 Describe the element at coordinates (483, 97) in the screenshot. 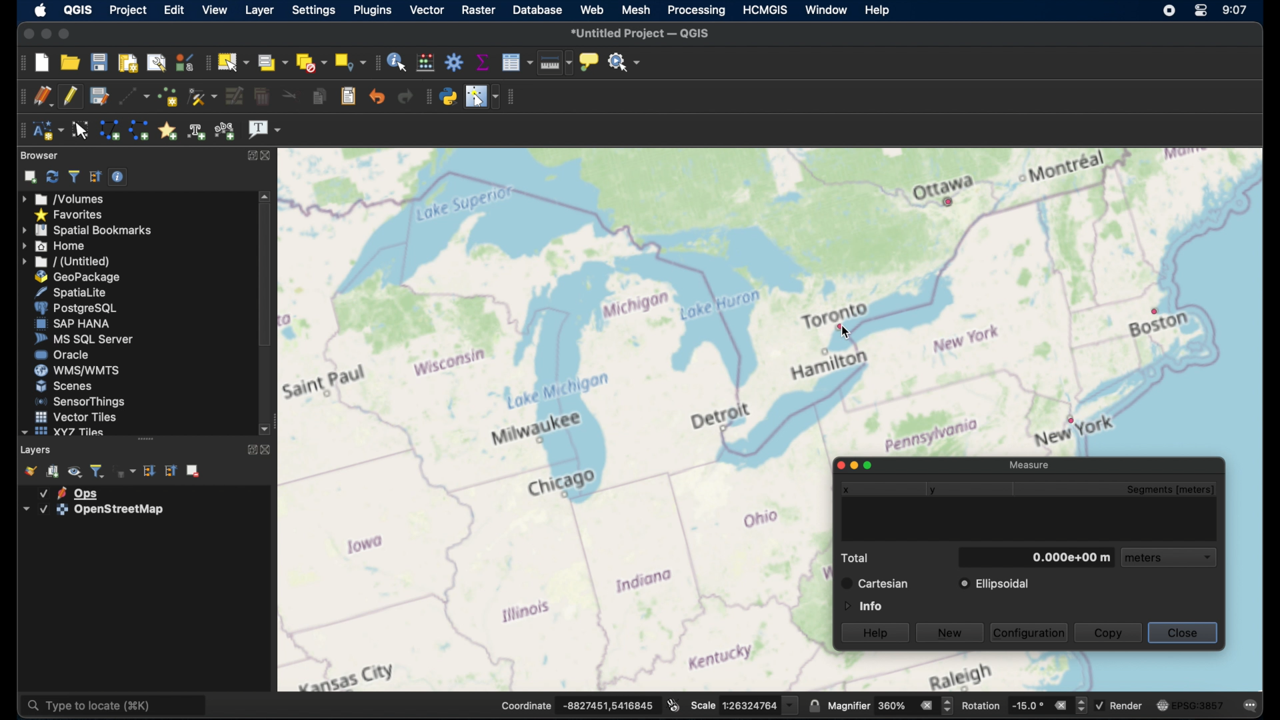

I see `switches mouse cursor to configurable position` at that location.